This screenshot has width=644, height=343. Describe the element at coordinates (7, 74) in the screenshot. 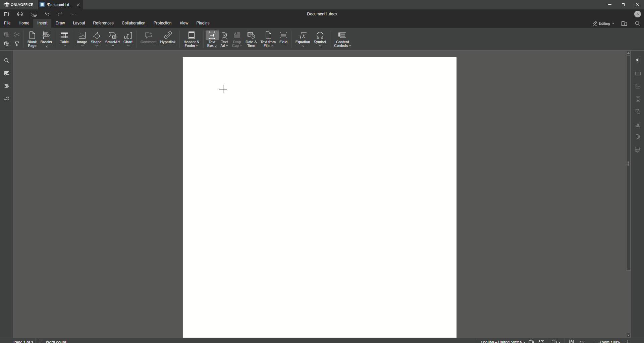

I see `Comments` at that location.